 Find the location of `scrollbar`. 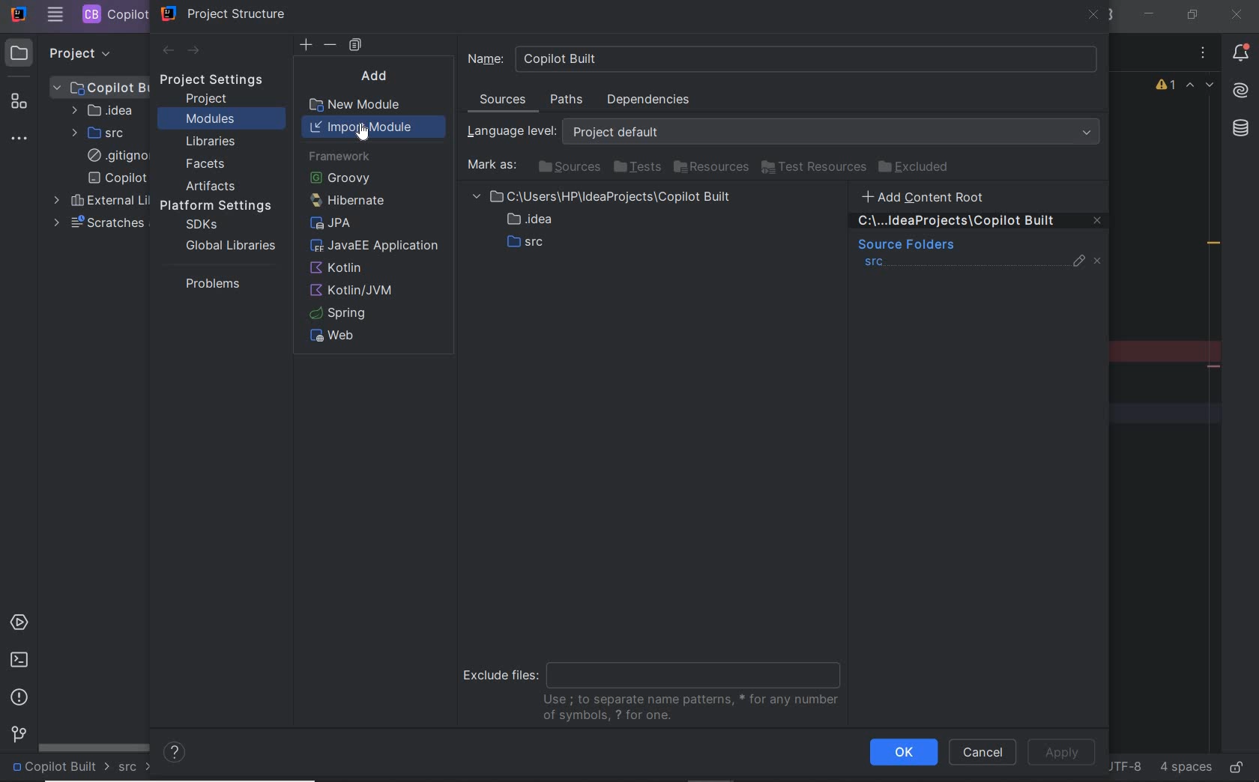

scrollbar is located at coordinates (94, 746).